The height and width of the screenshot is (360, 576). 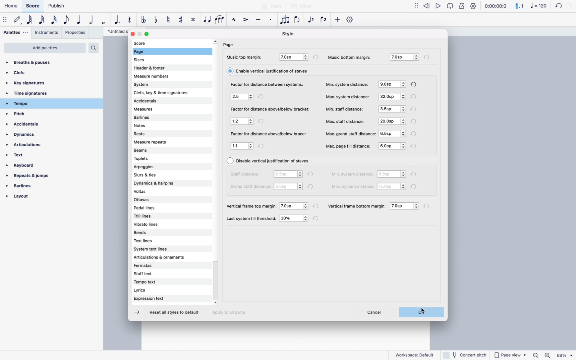 I want to click on refresh, so click(x=312, y=187).